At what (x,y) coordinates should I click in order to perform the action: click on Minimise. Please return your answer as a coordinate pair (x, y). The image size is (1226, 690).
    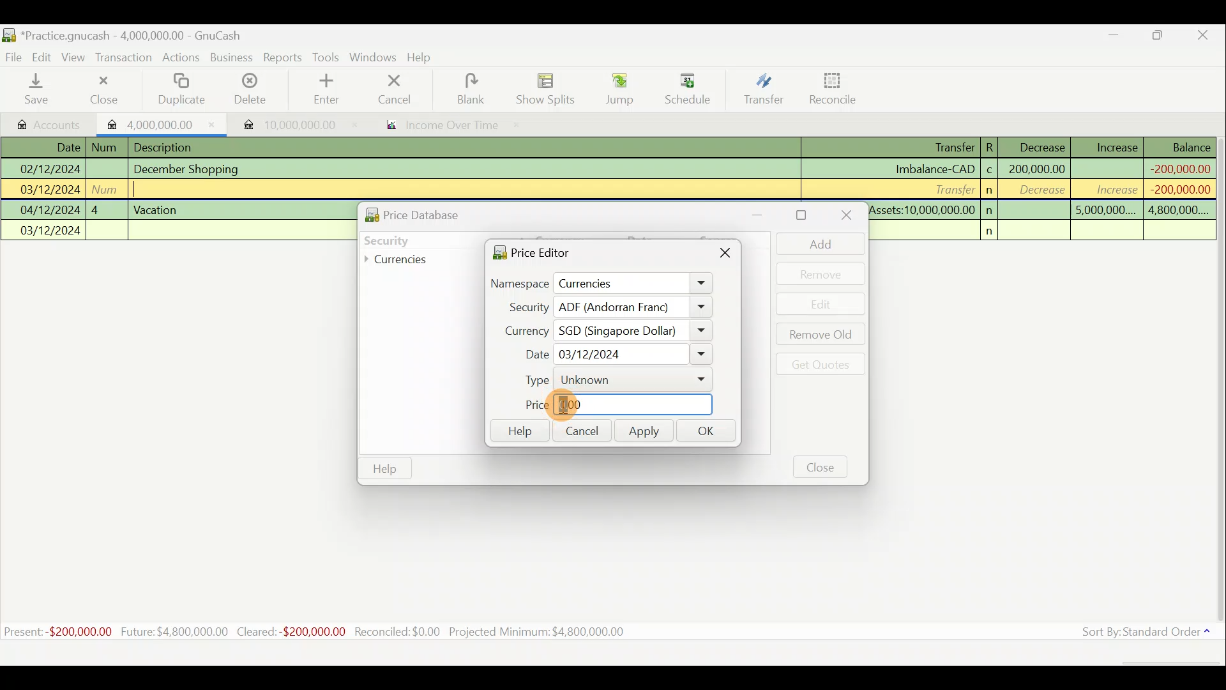
    Looking at the image, I should click on (1116, 38).